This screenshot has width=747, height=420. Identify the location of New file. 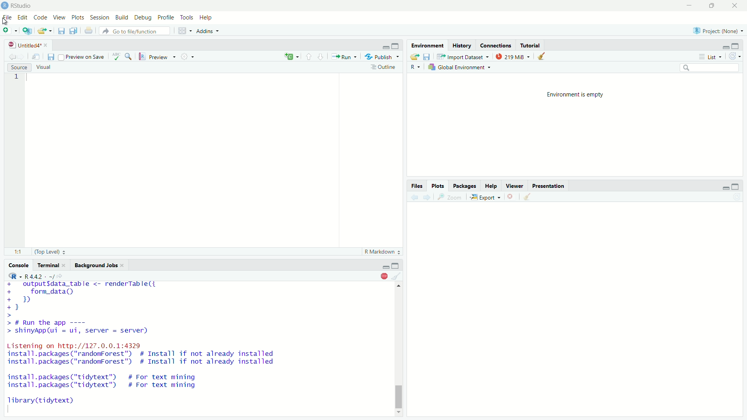
(9, 30).